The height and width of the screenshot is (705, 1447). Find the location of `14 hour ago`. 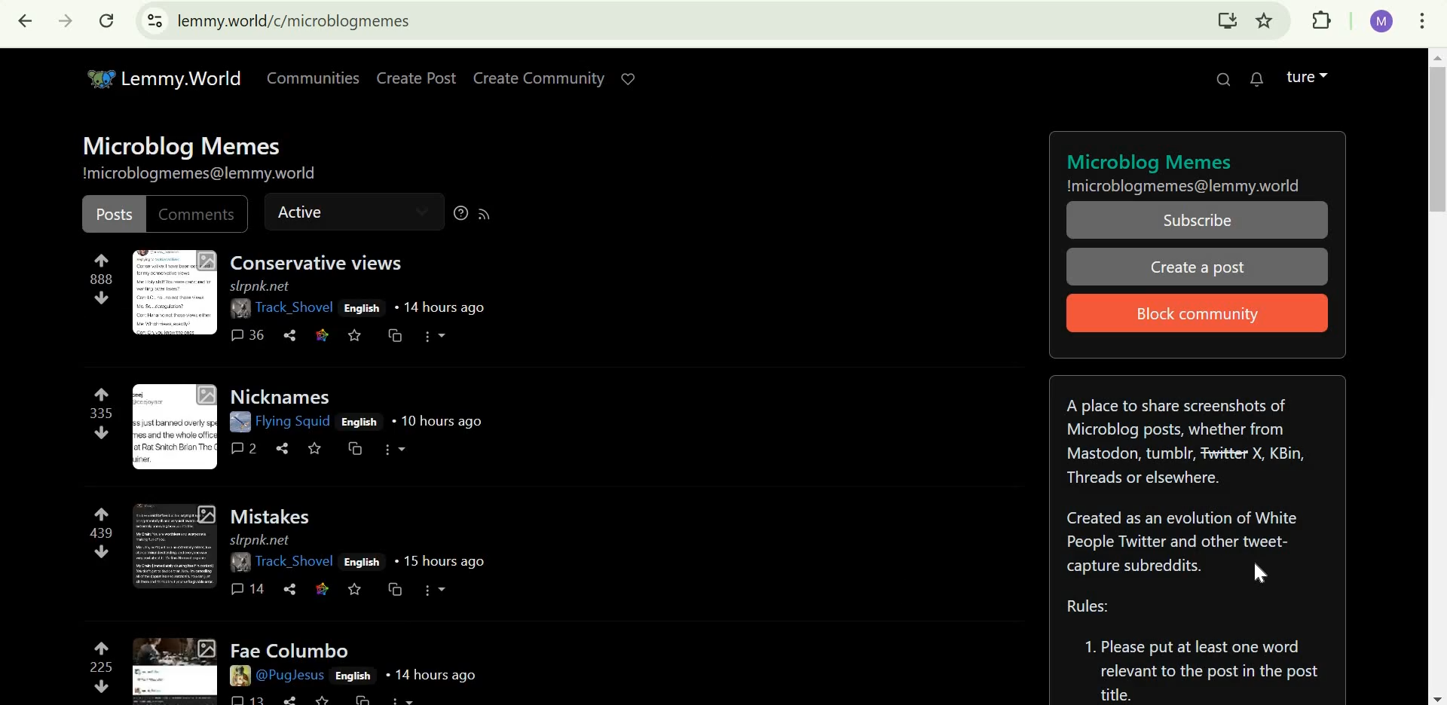

14 hour ago is located at coordinates (430, 676).